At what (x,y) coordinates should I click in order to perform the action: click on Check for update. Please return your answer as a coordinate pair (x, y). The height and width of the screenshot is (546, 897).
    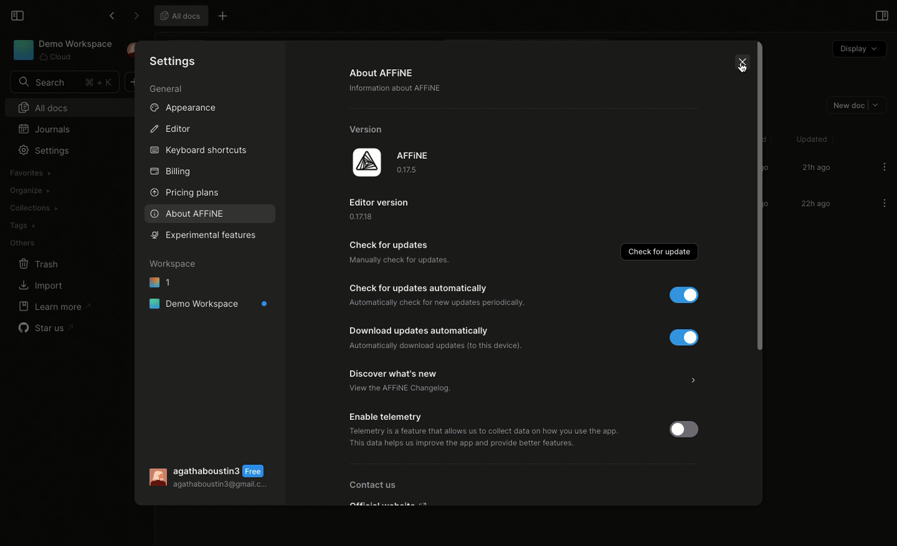
    Looking at the image, I should click on (661, 251).